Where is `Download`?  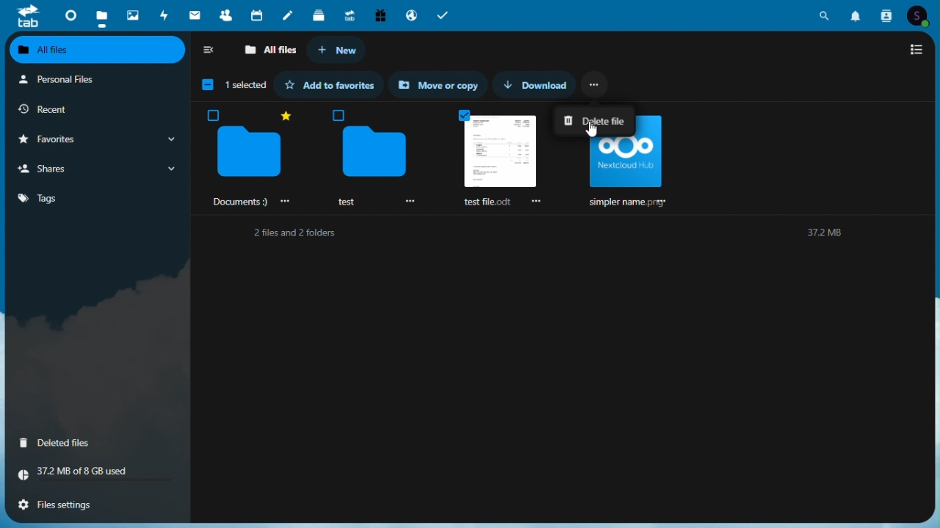
Download is located at coordinates (534, 87).